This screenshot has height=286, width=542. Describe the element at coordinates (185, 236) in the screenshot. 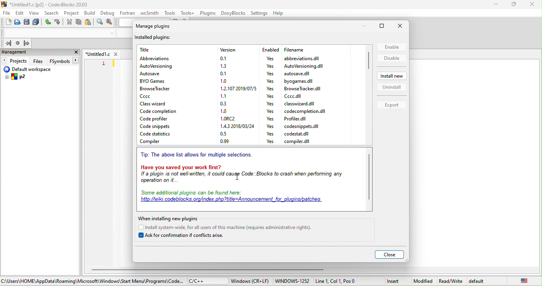

I see `ask for confirmation if conflicts arise` at that location.